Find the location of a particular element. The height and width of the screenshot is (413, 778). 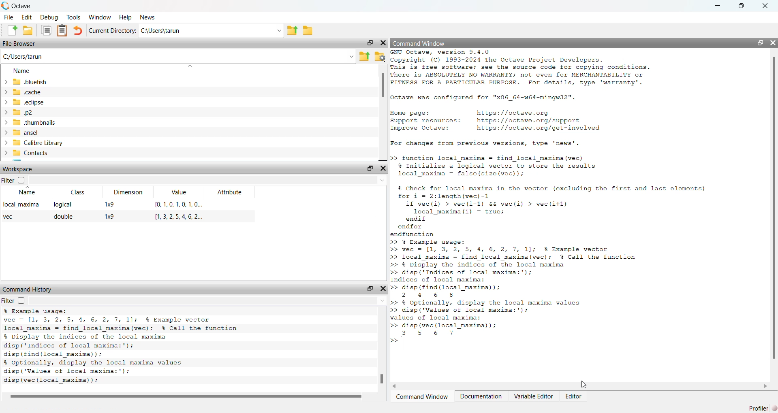

disp ('Number of heads:');

disp (num_heads) ;

disp ('Number of tails:');

disp (num_tails);

disp('Probability of heads:');

disp (prob_heads) ;

disp(' Probability of tails:');

disp (prob_tails);

# Octave 9.4.0, Wed Feb 26 15:58:32 2025 GMT <unknown@Richie_rich> is located at coordinates (137, 346).